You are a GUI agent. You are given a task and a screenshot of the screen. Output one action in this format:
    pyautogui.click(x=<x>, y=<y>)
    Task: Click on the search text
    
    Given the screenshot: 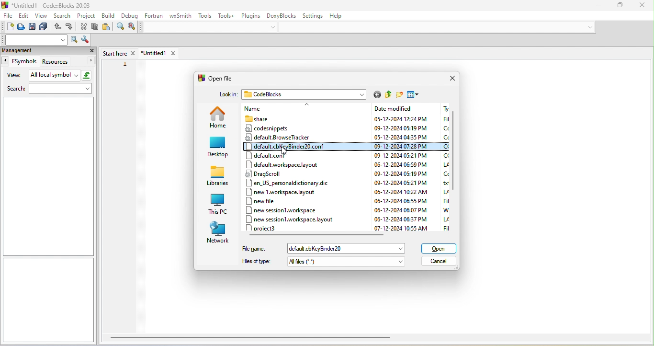 What is the action you would take?
    pyautogui.click(x=34, y=39)
    